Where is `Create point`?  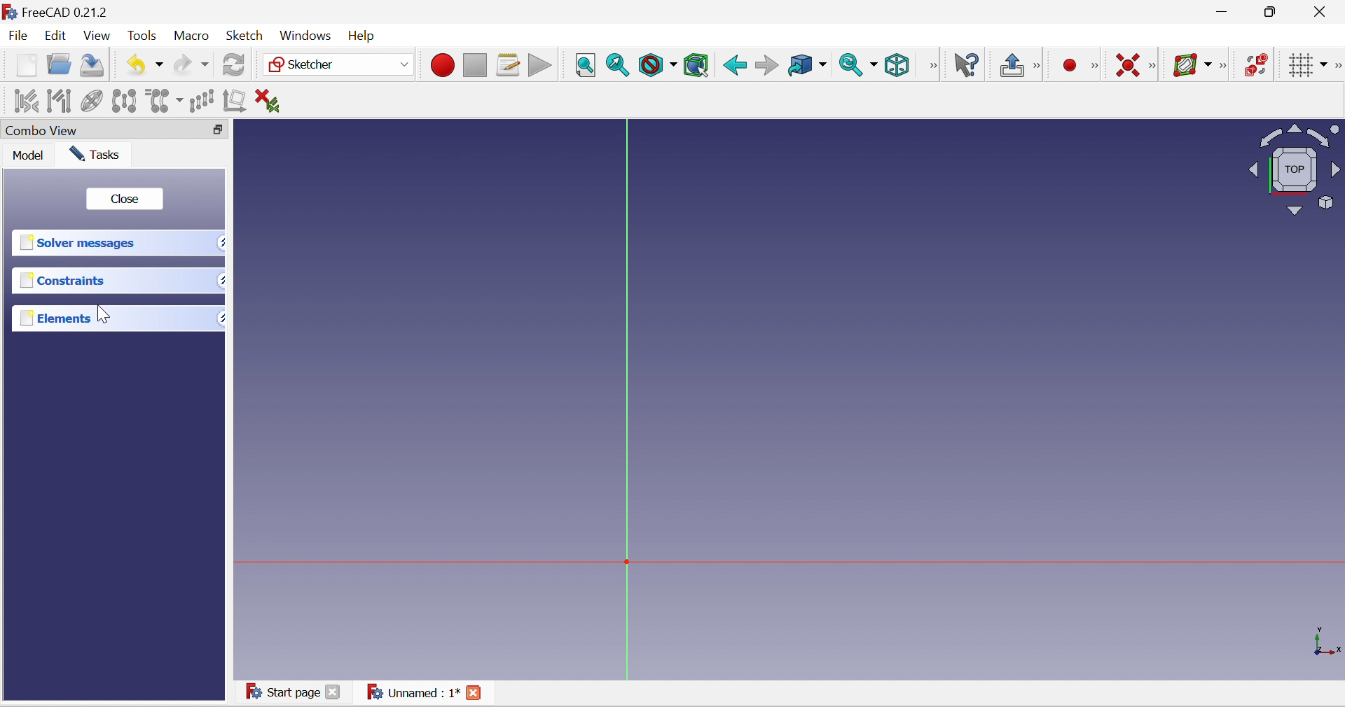 Create point is located at coordinates (1067, 66).